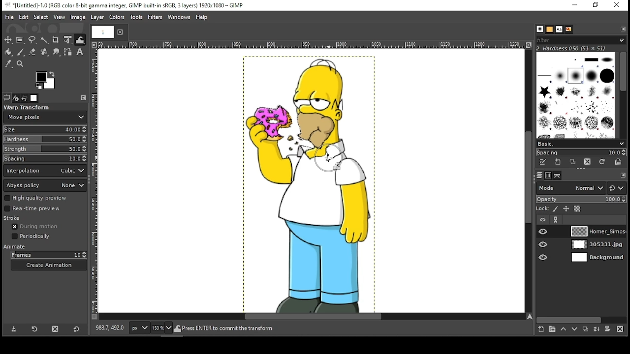  What do you see at coordinates (8, 39) in the screenshot?
I see `move tool` at bounding box center [8, 39].